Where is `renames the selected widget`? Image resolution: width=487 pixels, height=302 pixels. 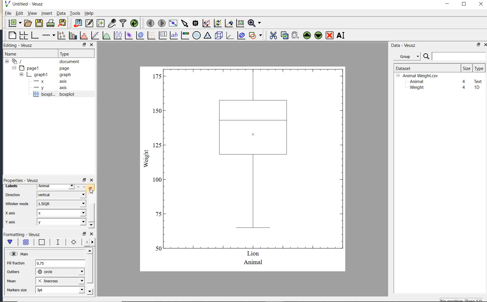
renames the selected widget is located at coordinates (340, 35).